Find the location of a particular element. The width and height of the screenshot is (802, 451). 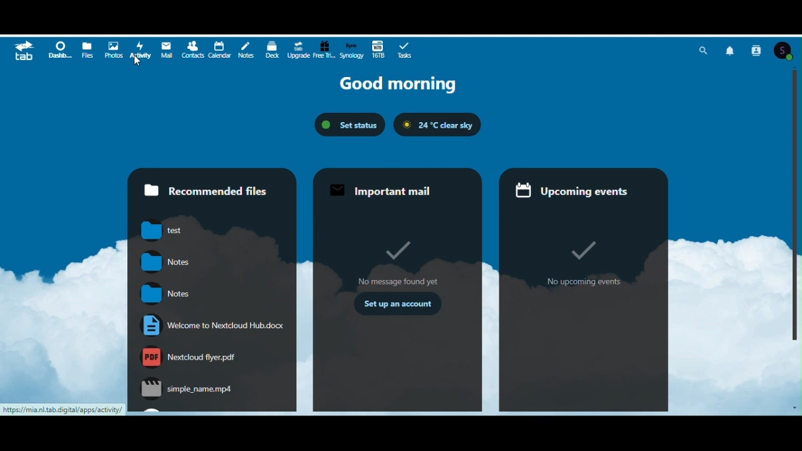

Notes is located at coordinates (245, 50).